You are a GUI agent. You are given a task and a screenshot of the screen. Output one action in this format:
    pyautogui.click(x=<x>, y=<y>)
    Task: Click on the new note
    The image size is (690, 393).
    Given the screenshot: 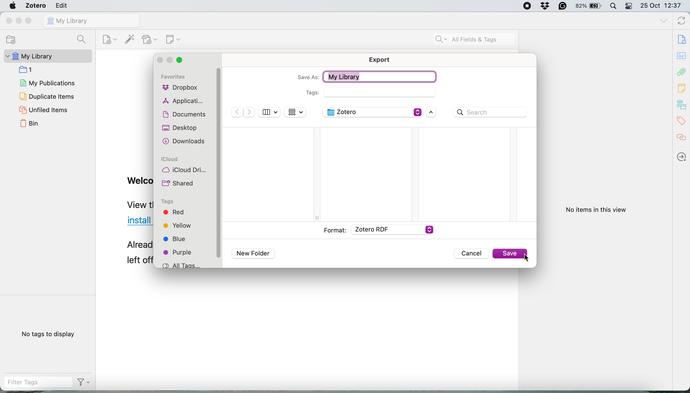 What is the action you would take?
    pyautogui.click(x=174, y=40)
    